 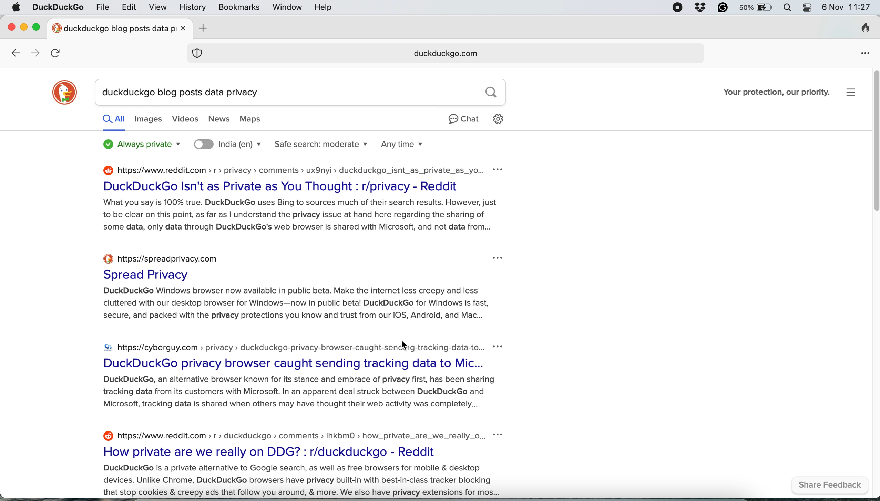 What do you see at coordinates (67, 90) in the screenshot?
I see `duckduckgo logo` at bounding box center [67, 90].